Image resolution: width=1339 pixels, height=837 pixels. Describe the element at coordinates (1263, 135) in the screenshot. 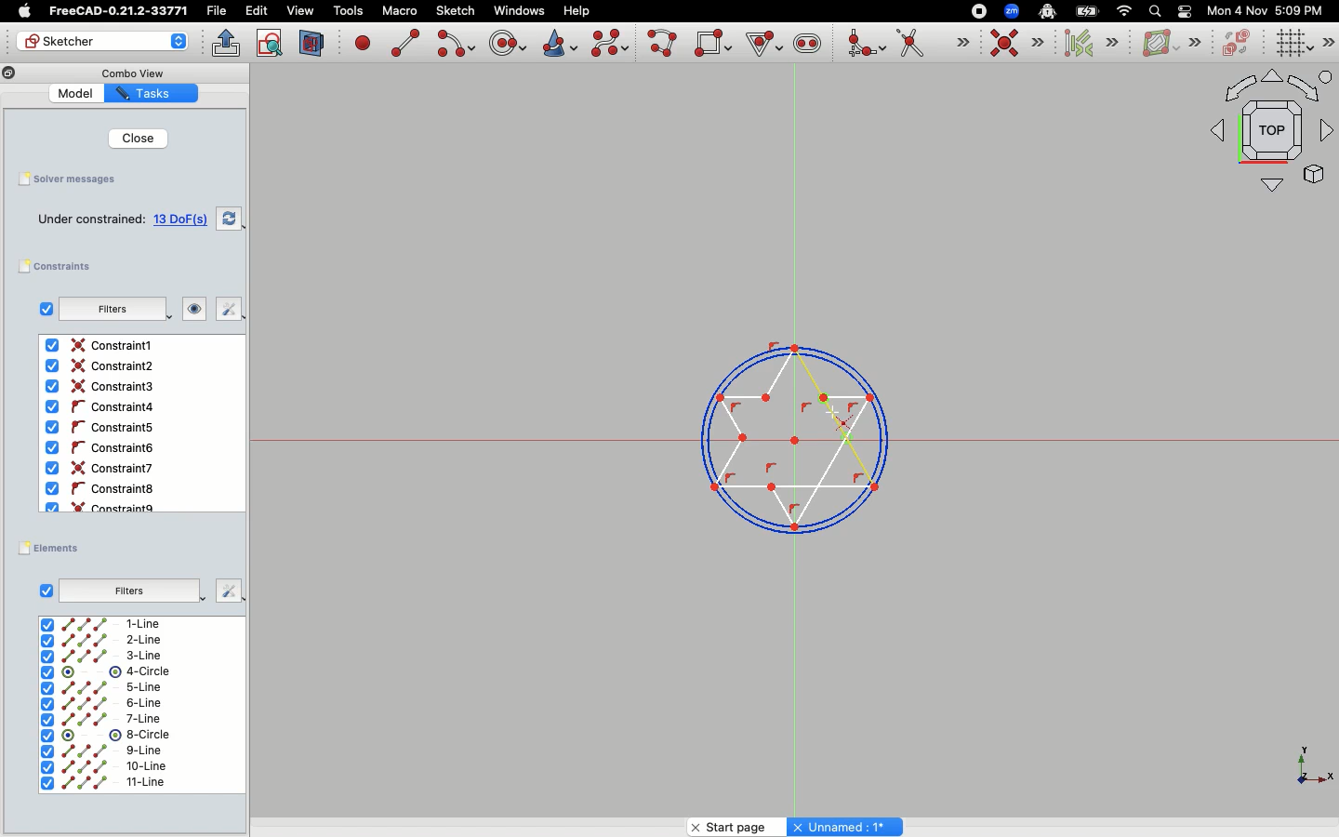

I see `Top` at that location.